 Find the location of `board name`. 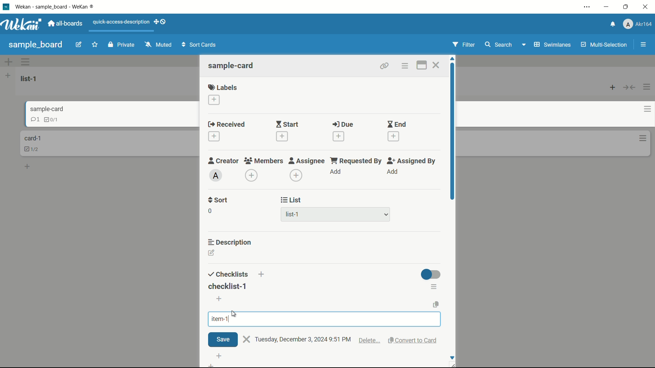

board name is located at coordinates (35, 45).